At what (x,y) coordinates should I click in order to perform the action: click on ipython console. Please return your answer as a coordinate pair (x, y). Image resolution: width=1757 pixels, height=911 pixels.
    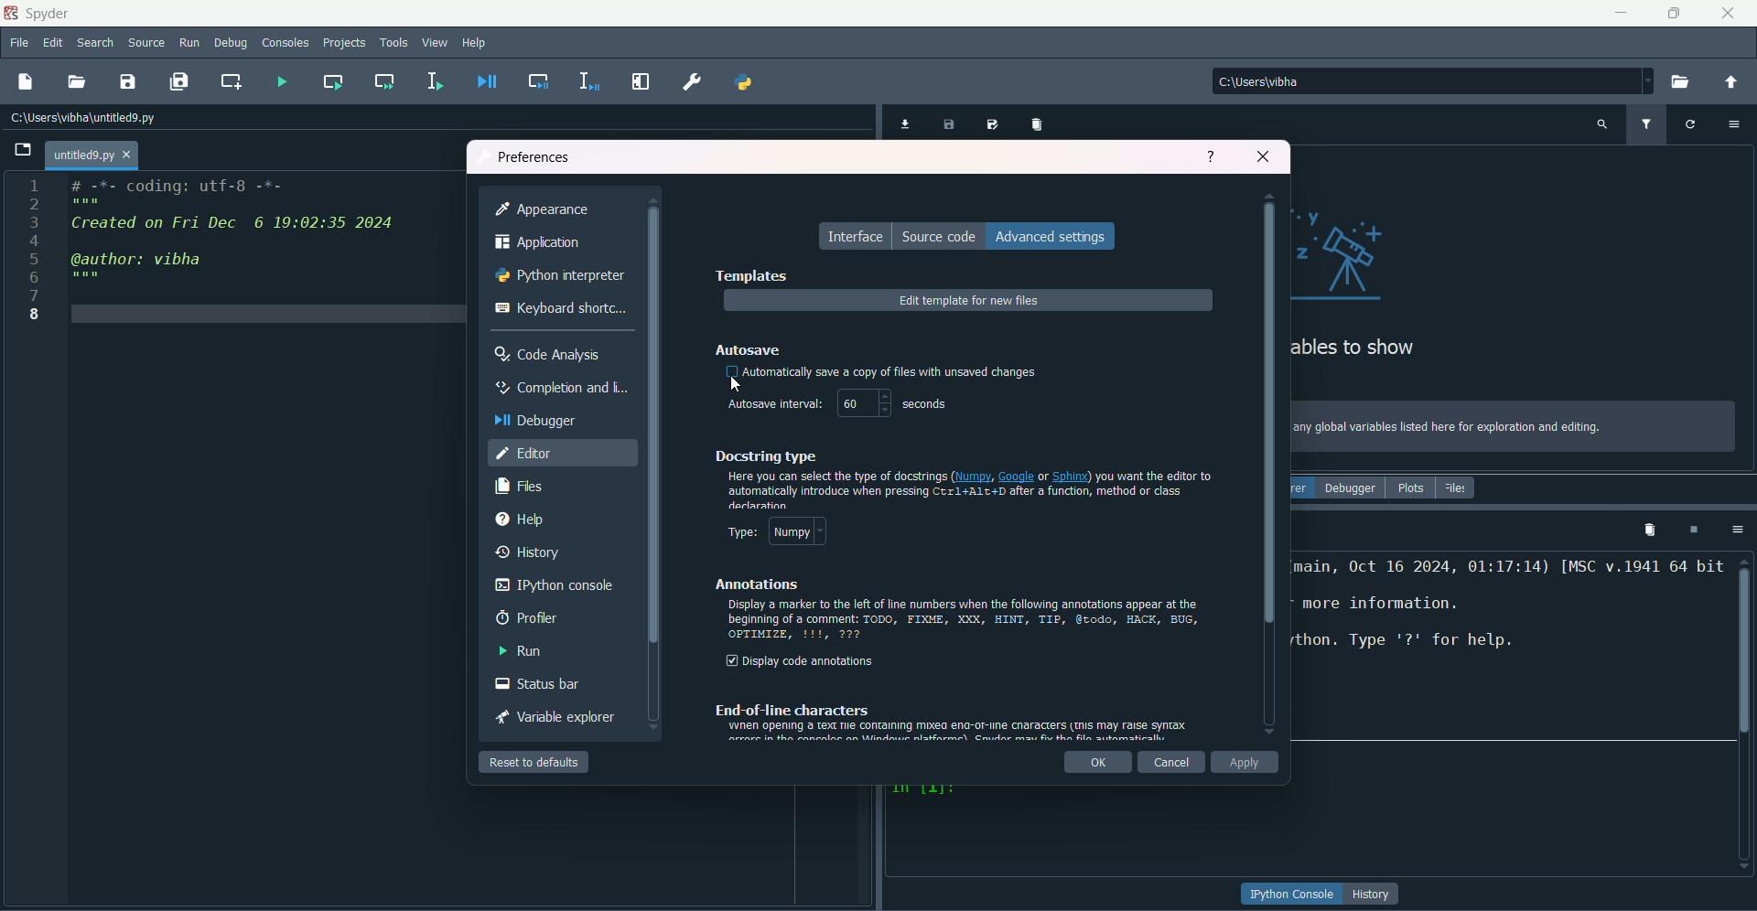
    Looking at the image, I should click on (555, 585).